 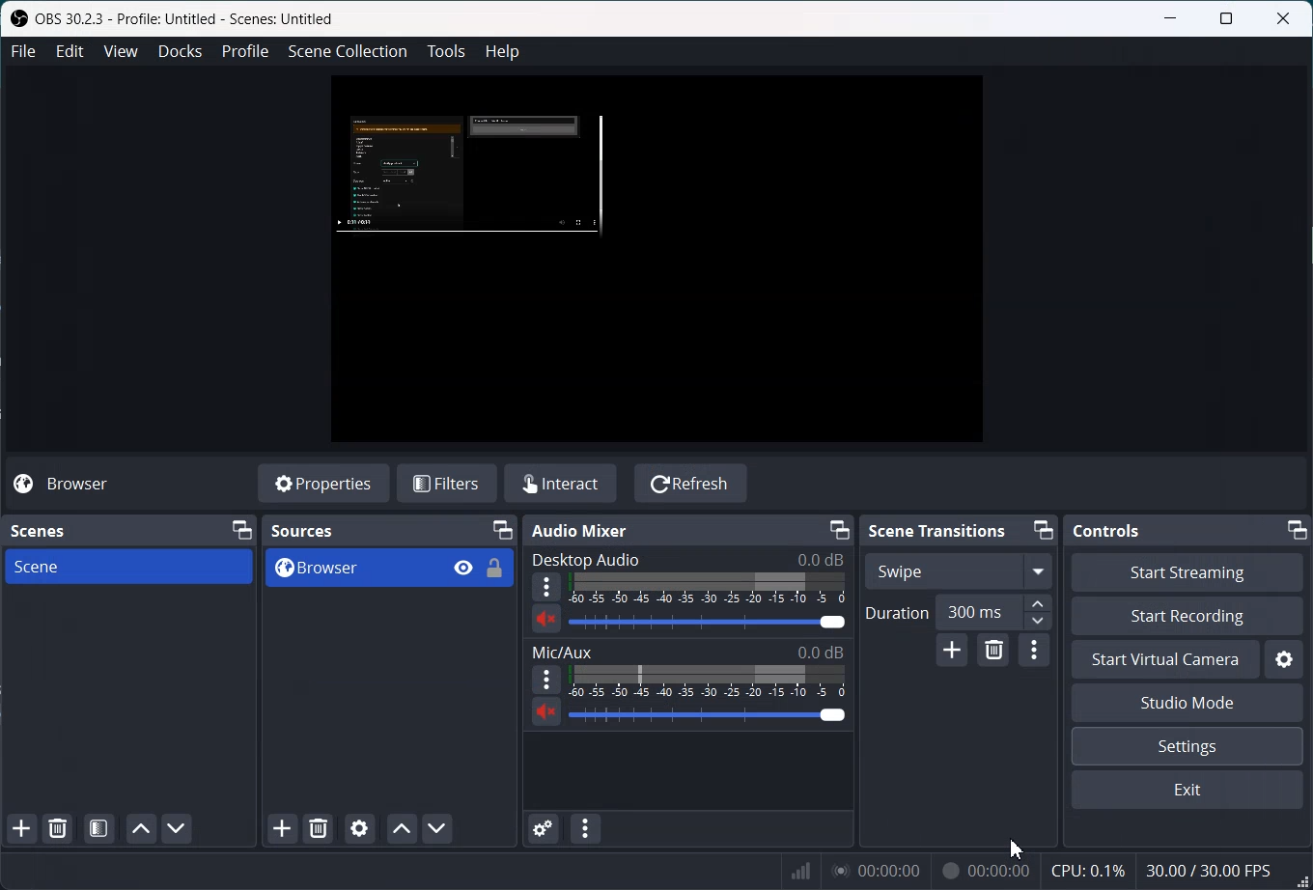 What do you see at coordinates (546, 712) in the screenshot?
I see `Mute/ Unmute` at bounding box center [546, 712].